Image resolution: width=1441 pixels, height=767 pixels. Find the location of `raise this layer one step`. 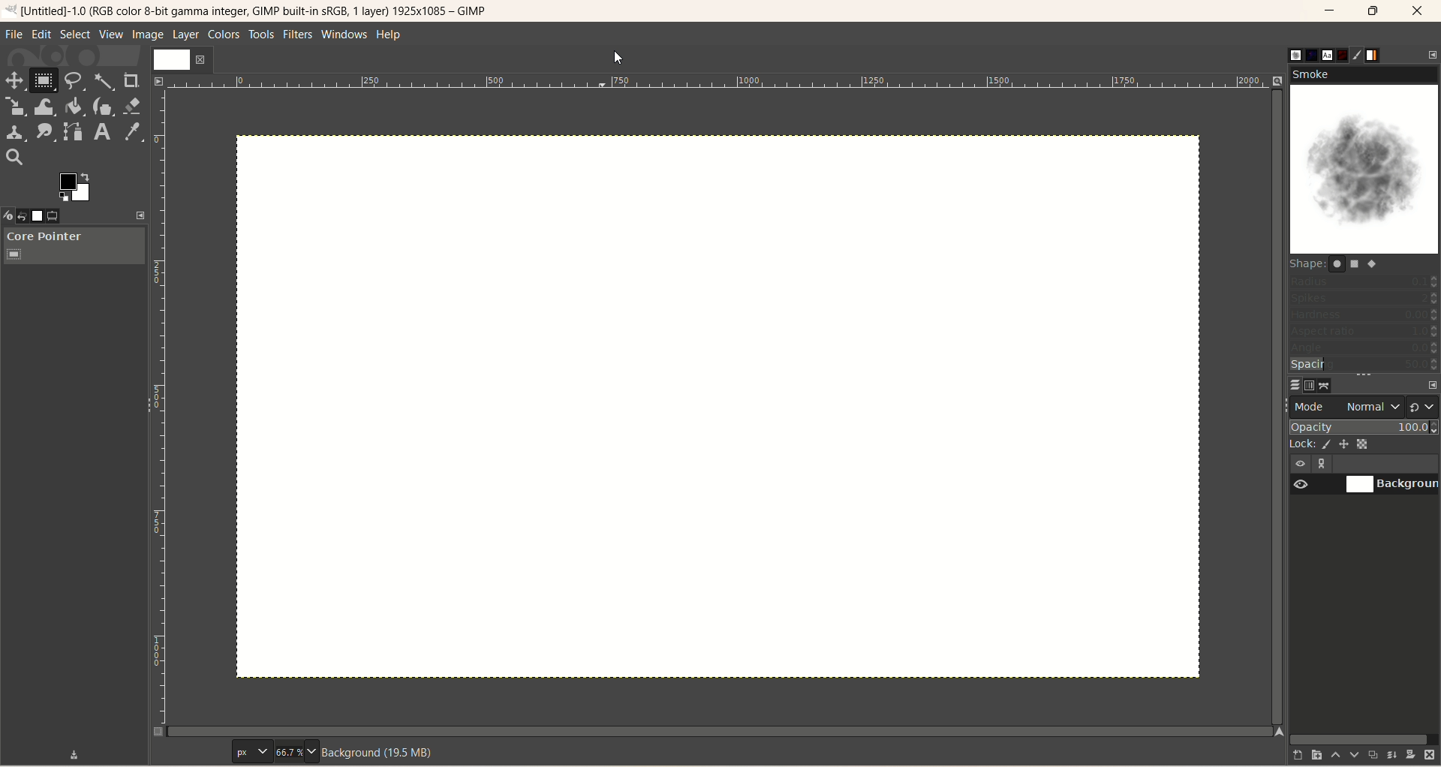

raise this layer one step is located at coordinates (1328, 757).